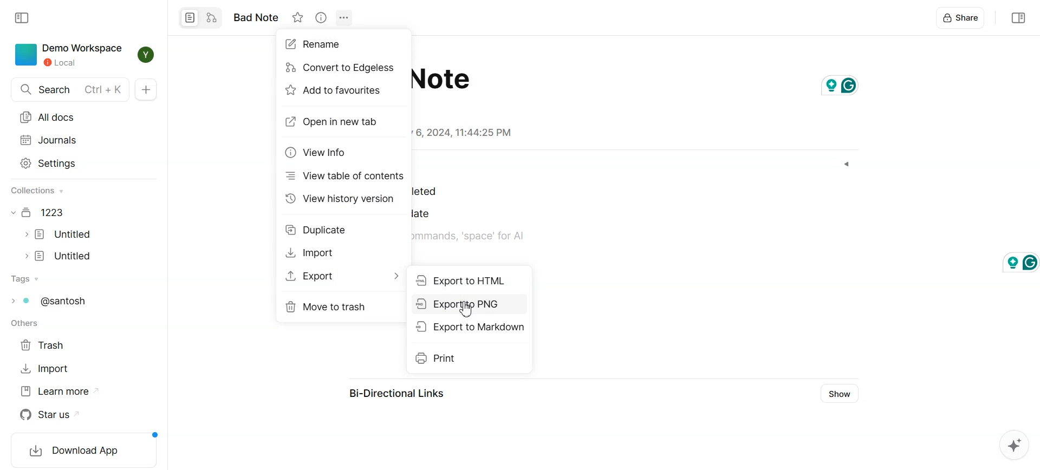  I want to click on New Doc, so click(147, 90).